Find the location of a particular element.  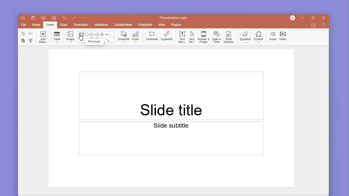

*Presentation1 ppt is located at coordinates (173, 18).